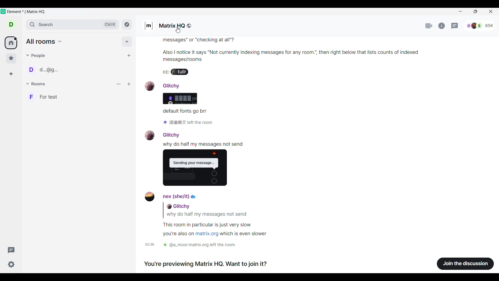 The height and width of the screenshot is (281, 499). I want to click on element logo, so click(3, 11).